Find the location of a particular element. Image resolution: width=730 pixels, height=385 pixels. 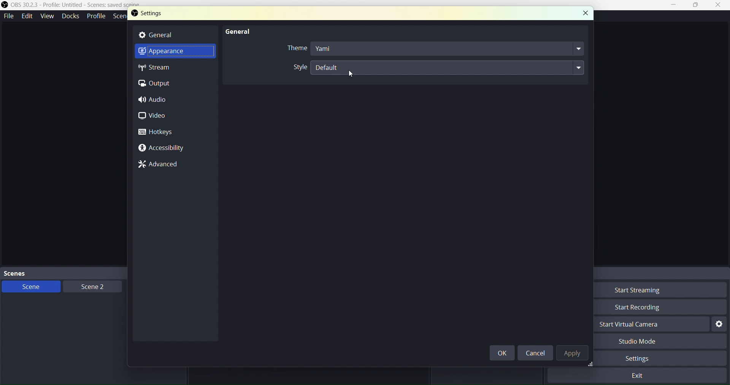

Start Recording is located at coordinates (652, 307).